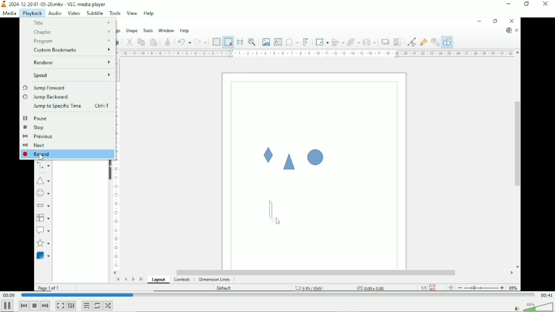 This screenshot has width=555, height=312. Describe the element at coordinates (7, 306) in the screenshot. I see `Pause` at that location.